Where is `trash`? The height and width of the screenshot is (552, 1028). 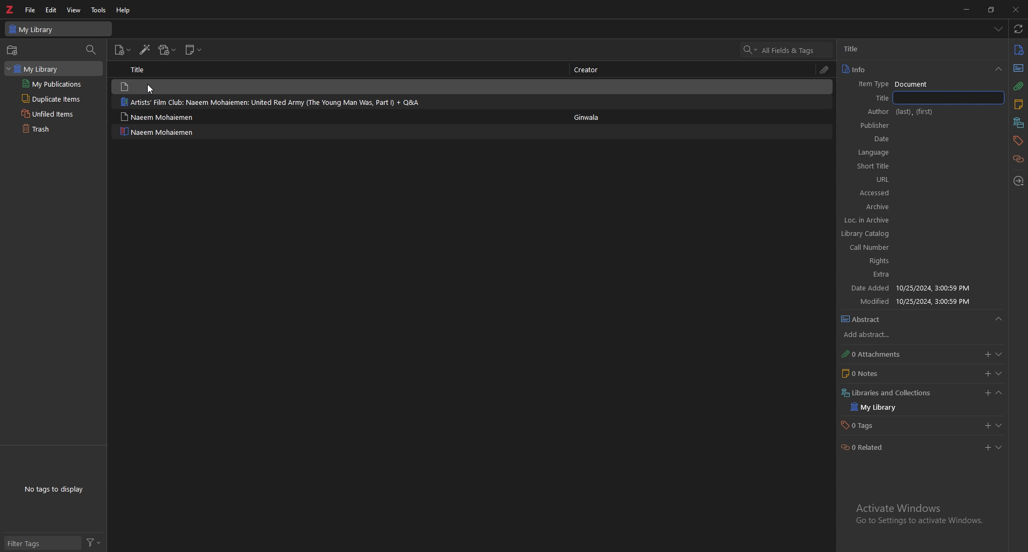 trash is located at coordinates (50, 129).